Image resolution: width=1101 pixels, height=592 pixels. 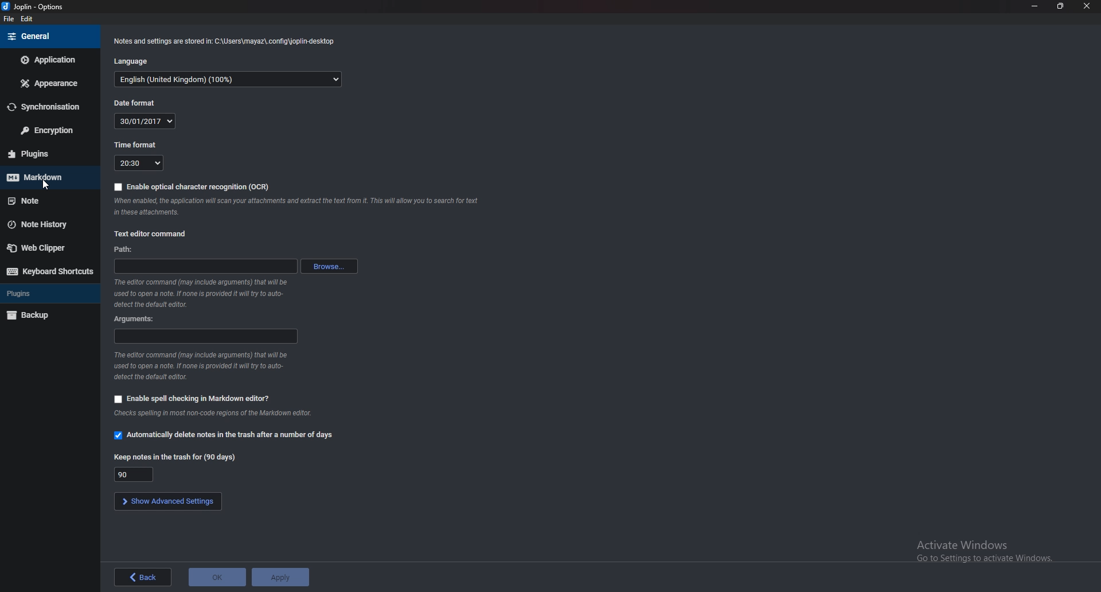 I want to click on Automatically delete notes, so click(x=224, y=435).